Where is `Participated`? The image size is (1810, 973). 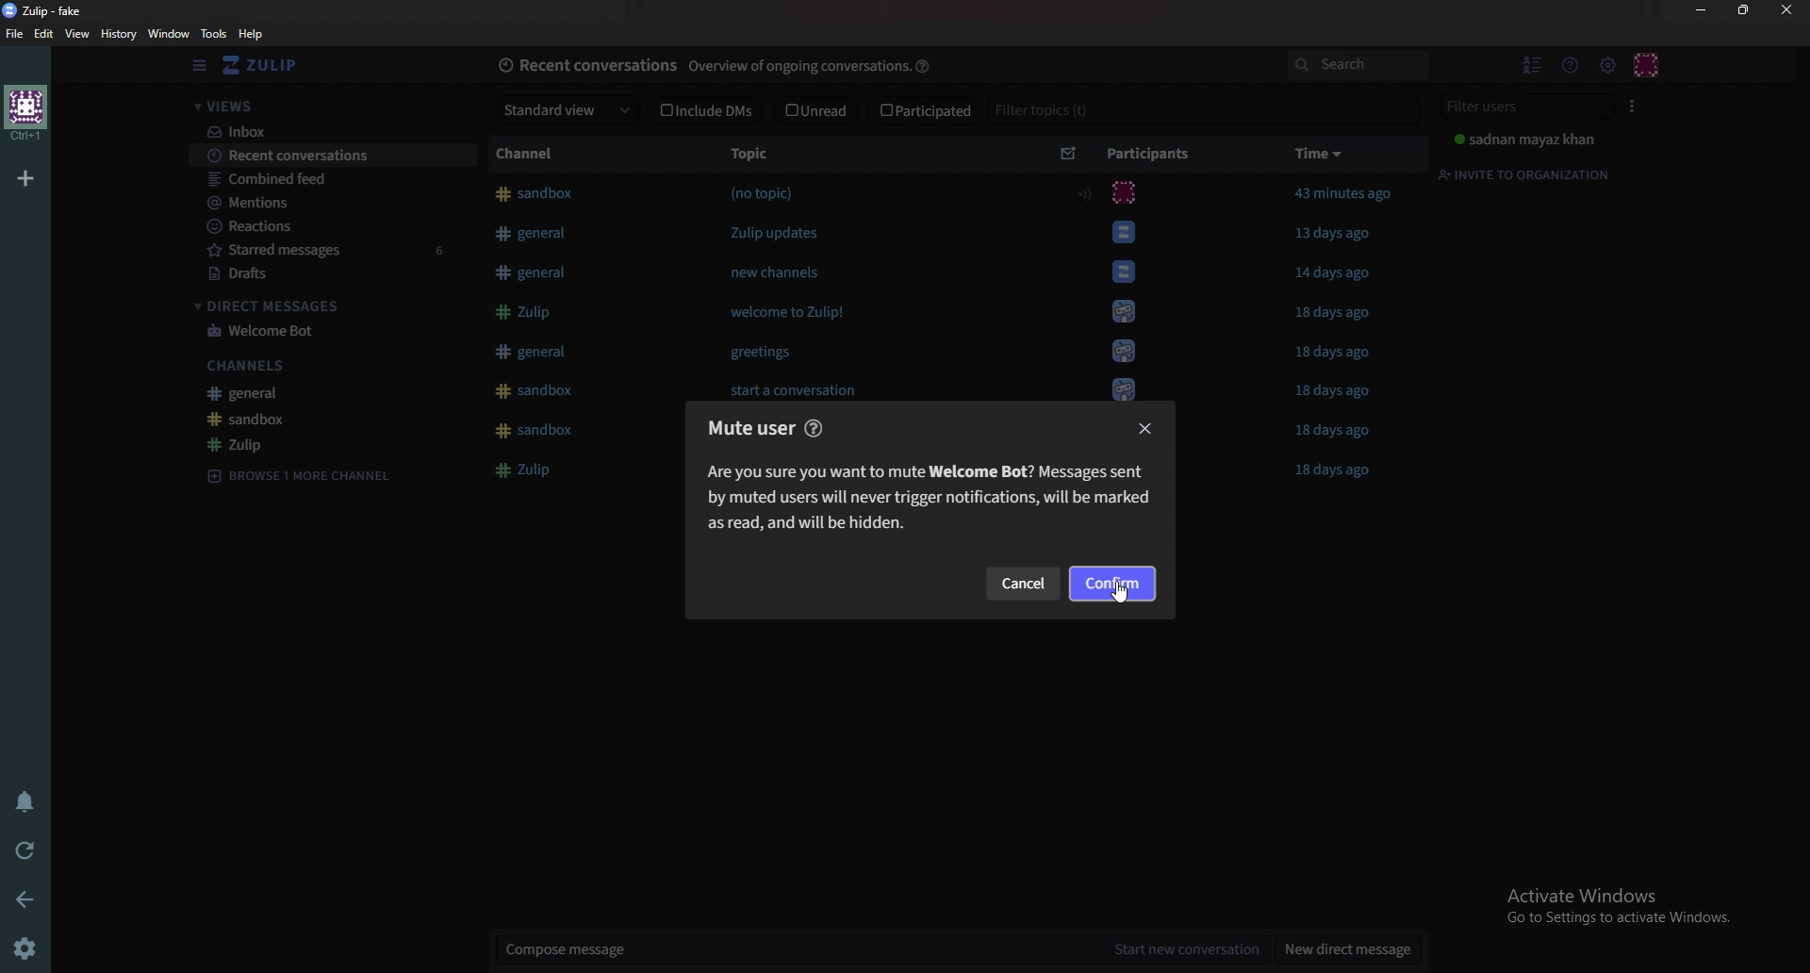 Participated is located at coordinates (923, 111).